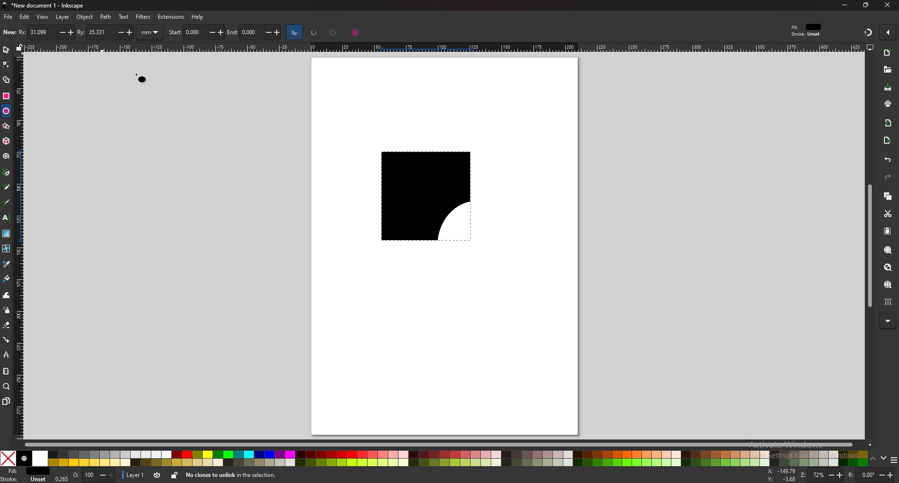 The width and height of the screenshot is (899, 483). What do you see at coordinates (25, 480) in the screenshot?
I see `stroke` at bounding box center [25, 480].